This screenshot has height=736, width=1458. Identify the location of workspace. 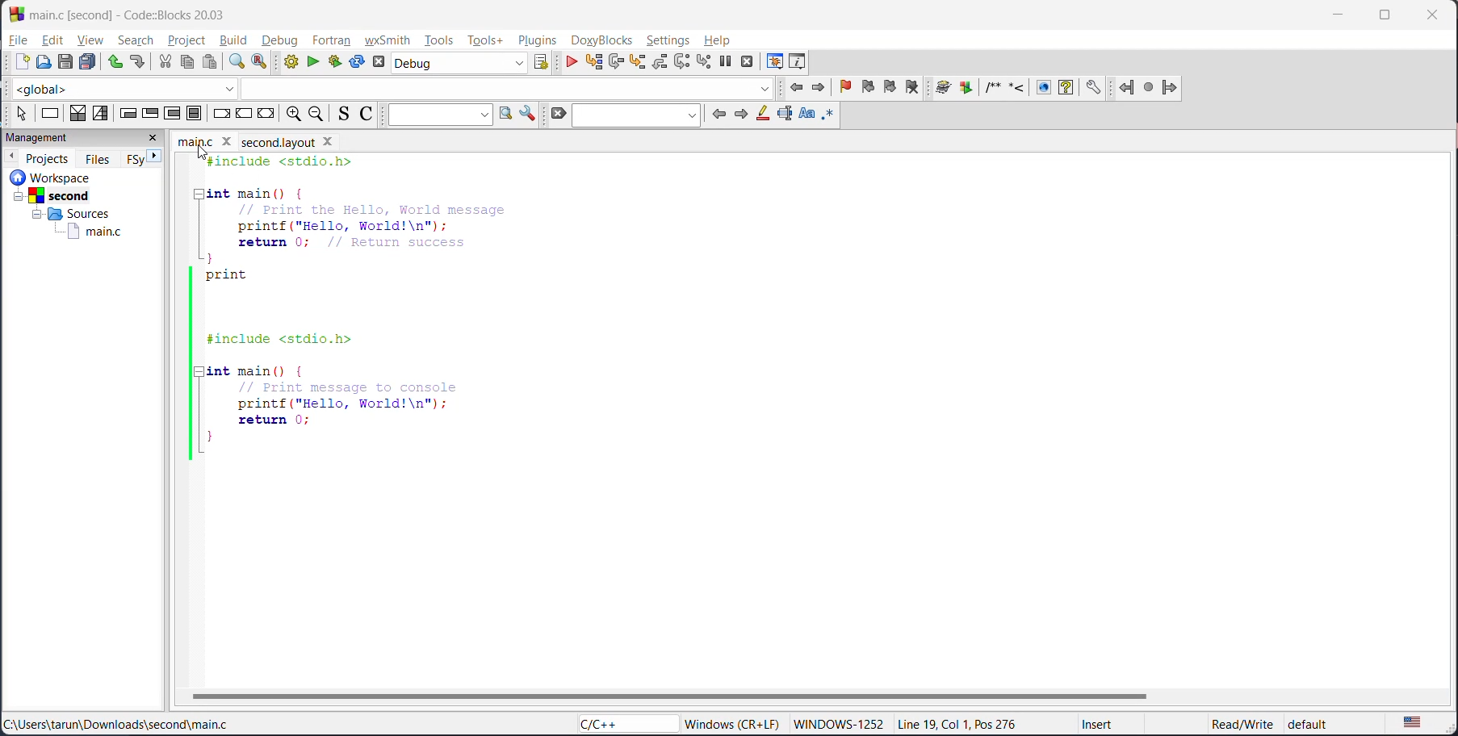
(76, 177).